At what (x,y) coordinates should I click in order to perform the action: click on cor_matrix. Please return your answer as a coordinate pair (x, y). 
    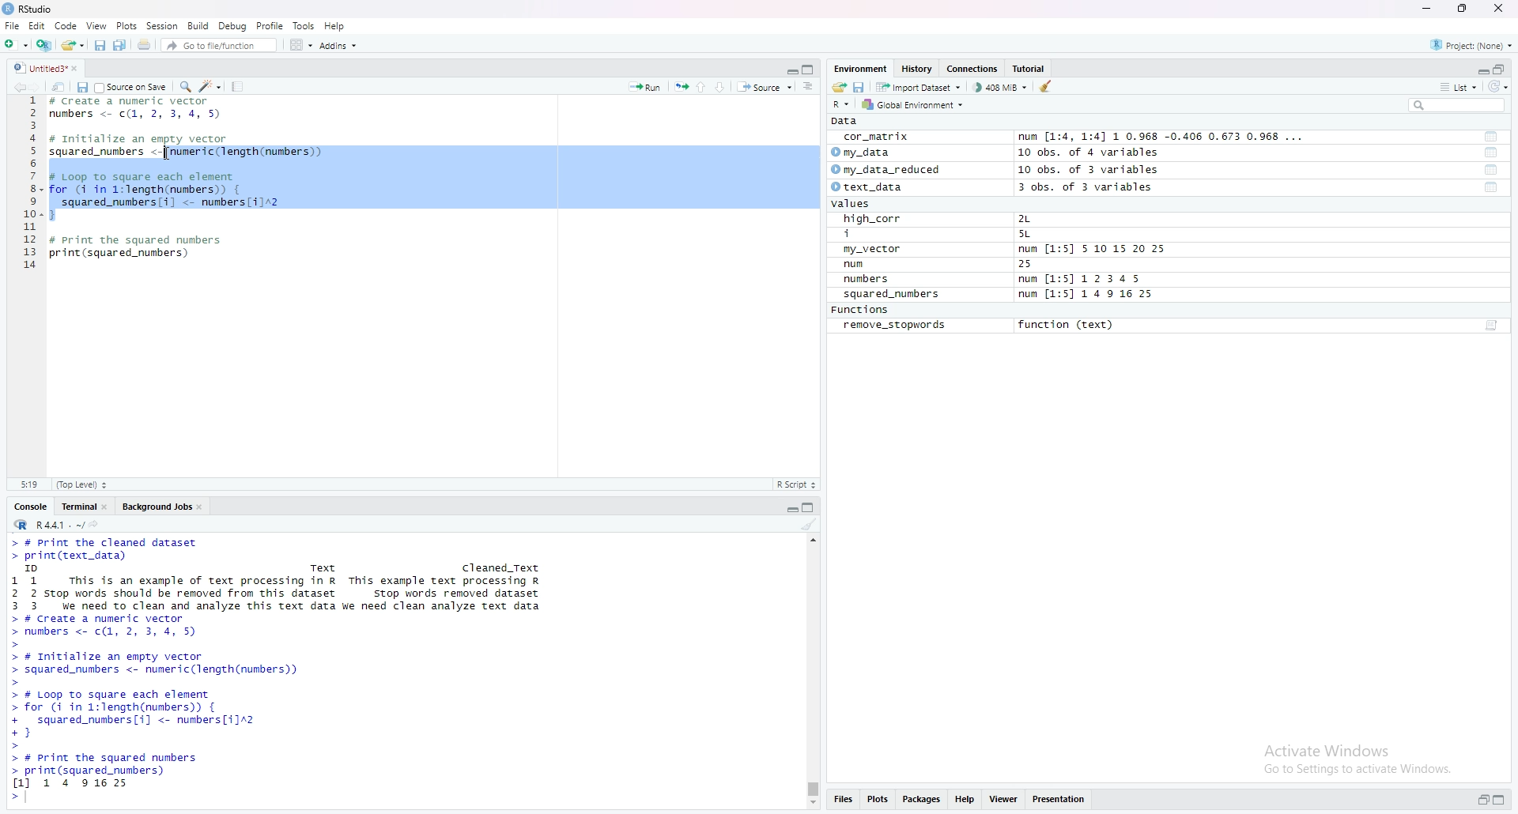
    Looking at the image, I should click on (874, 138).